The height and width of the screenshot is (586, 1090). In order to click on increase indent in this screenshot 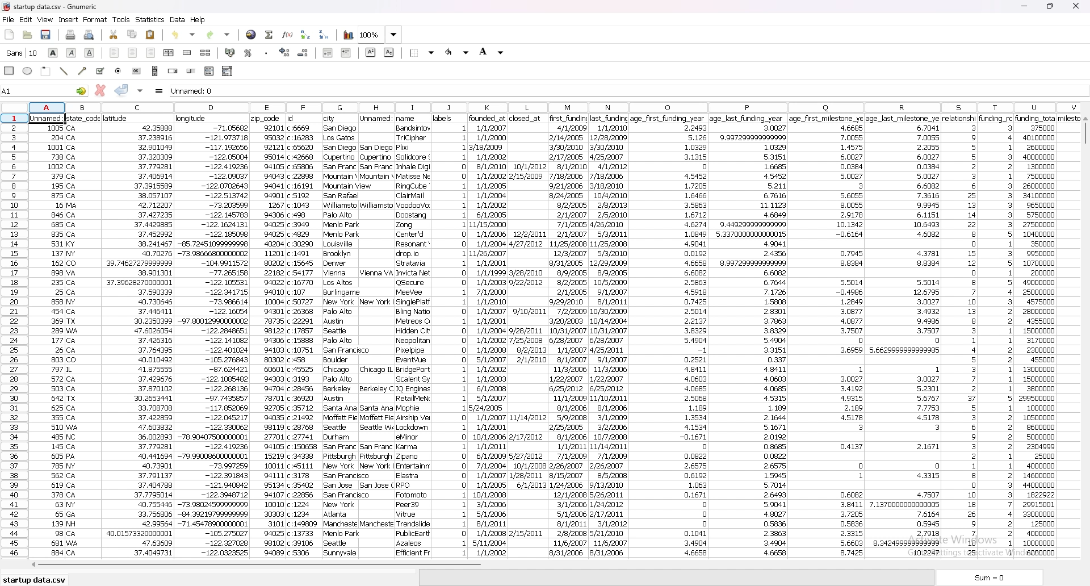, I will do `click(346, 53)`.